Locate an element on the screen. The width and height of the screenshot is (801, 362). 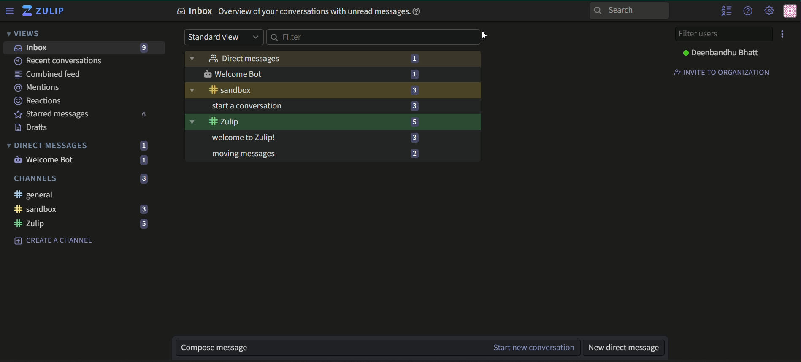
Drafts is located at coordinates (35, 127).